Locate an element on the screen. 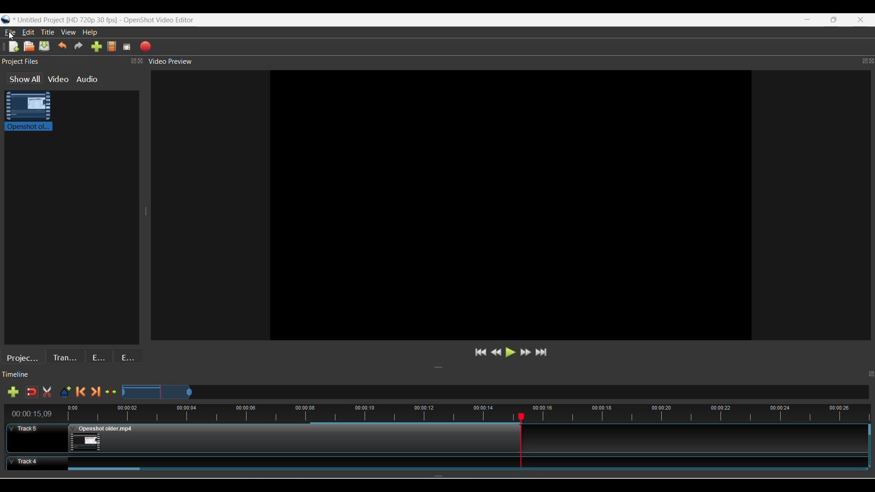 This screenshot has height=492, width=875. Minimize is located at coordinates (806, 20).